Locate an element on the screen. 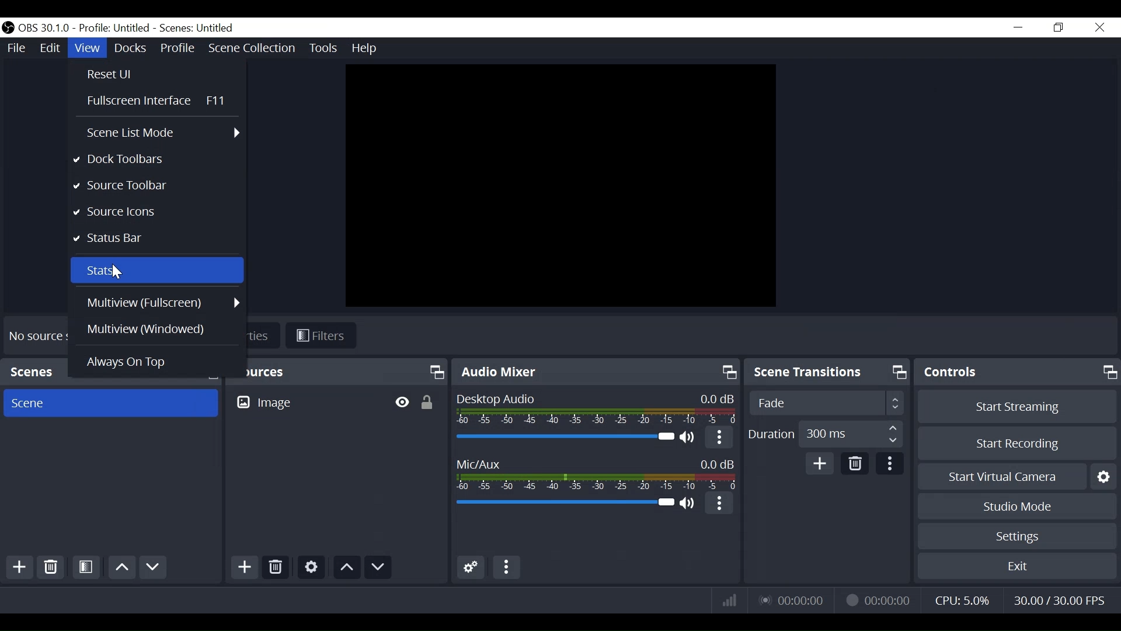 This screenshot has width=1121, height=631. more Options is located at coordinates (718, 439).